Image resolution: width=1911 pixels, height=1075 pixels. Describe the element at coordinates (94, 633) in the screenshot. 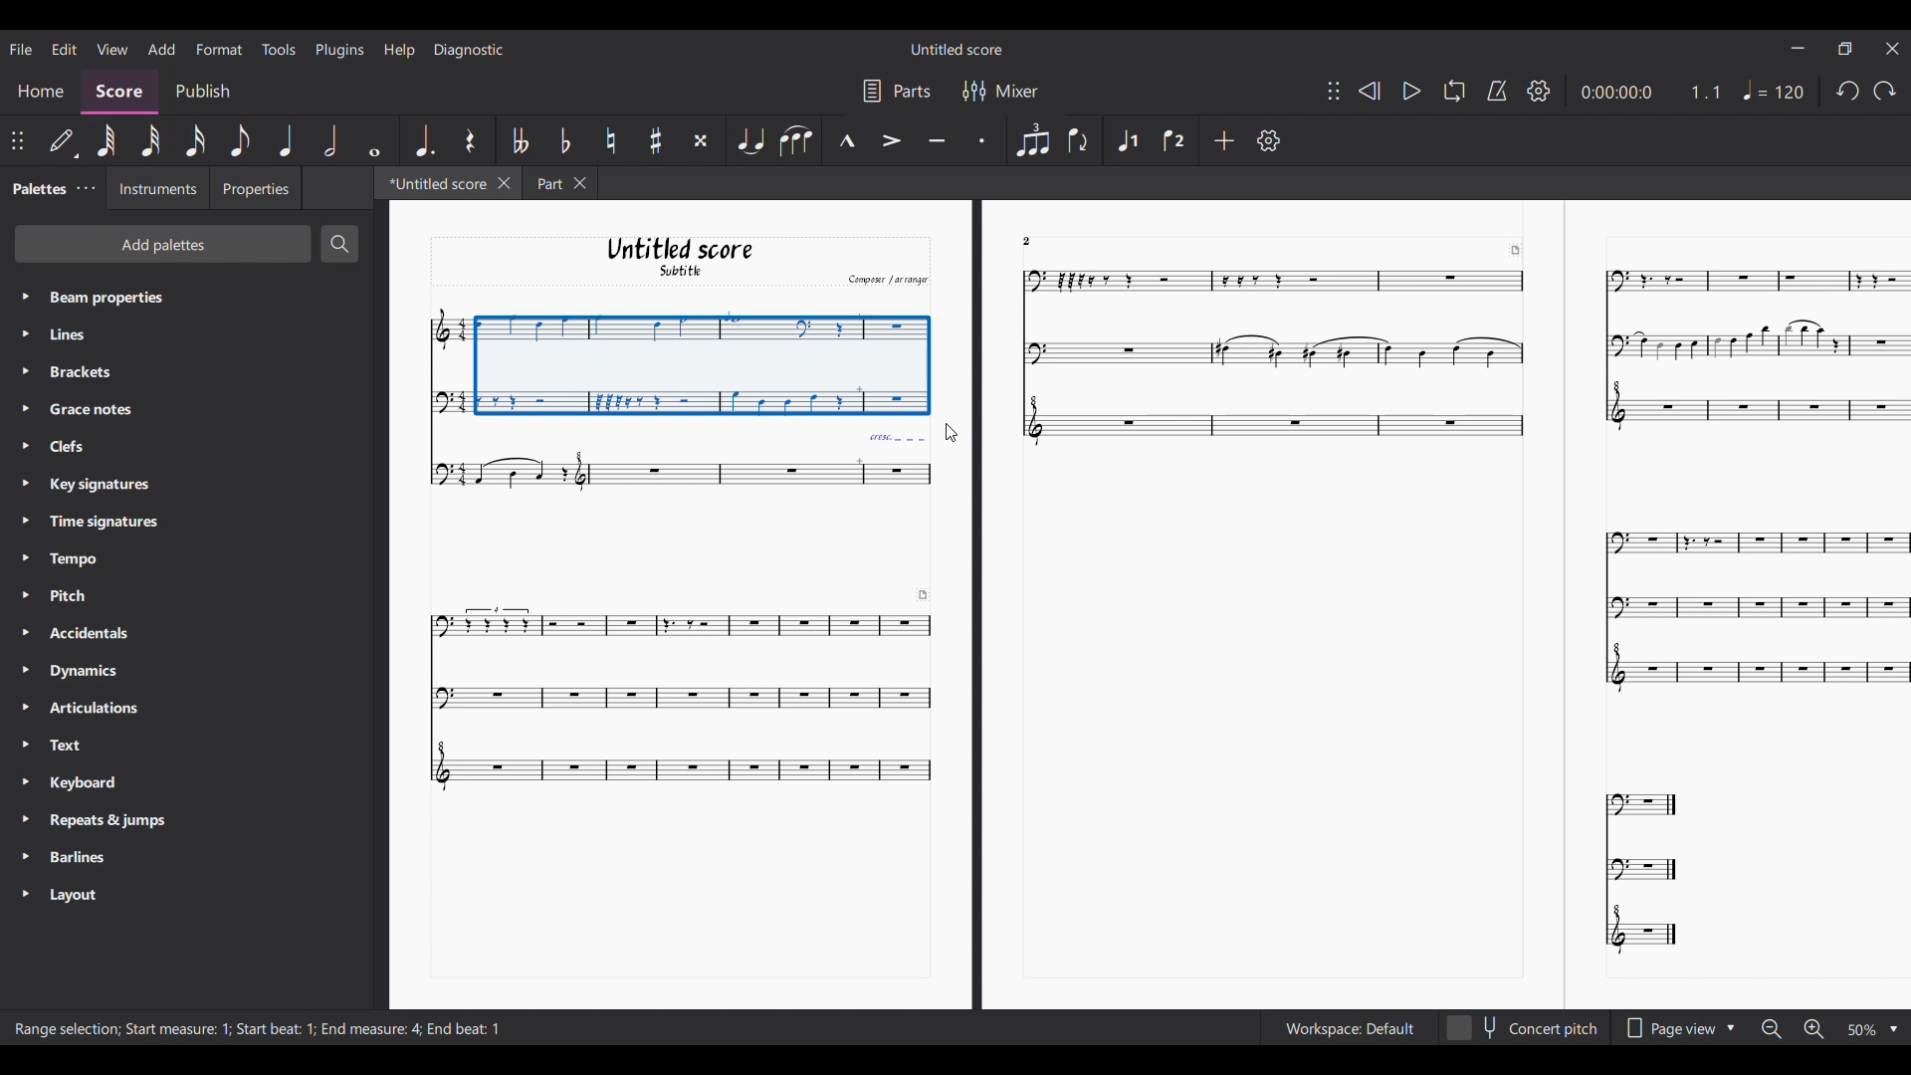

I see `Accidentals` at that location.